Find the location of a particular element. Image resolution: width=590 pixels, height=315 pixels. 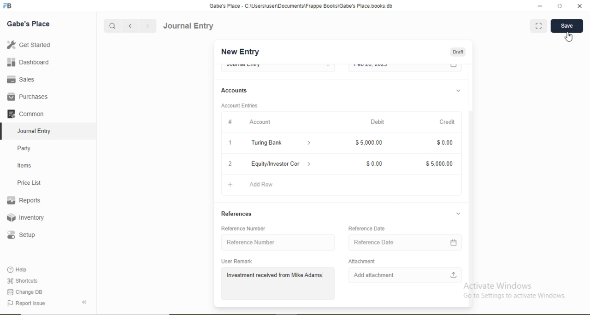

Logo is located at coordinates (8, 6).